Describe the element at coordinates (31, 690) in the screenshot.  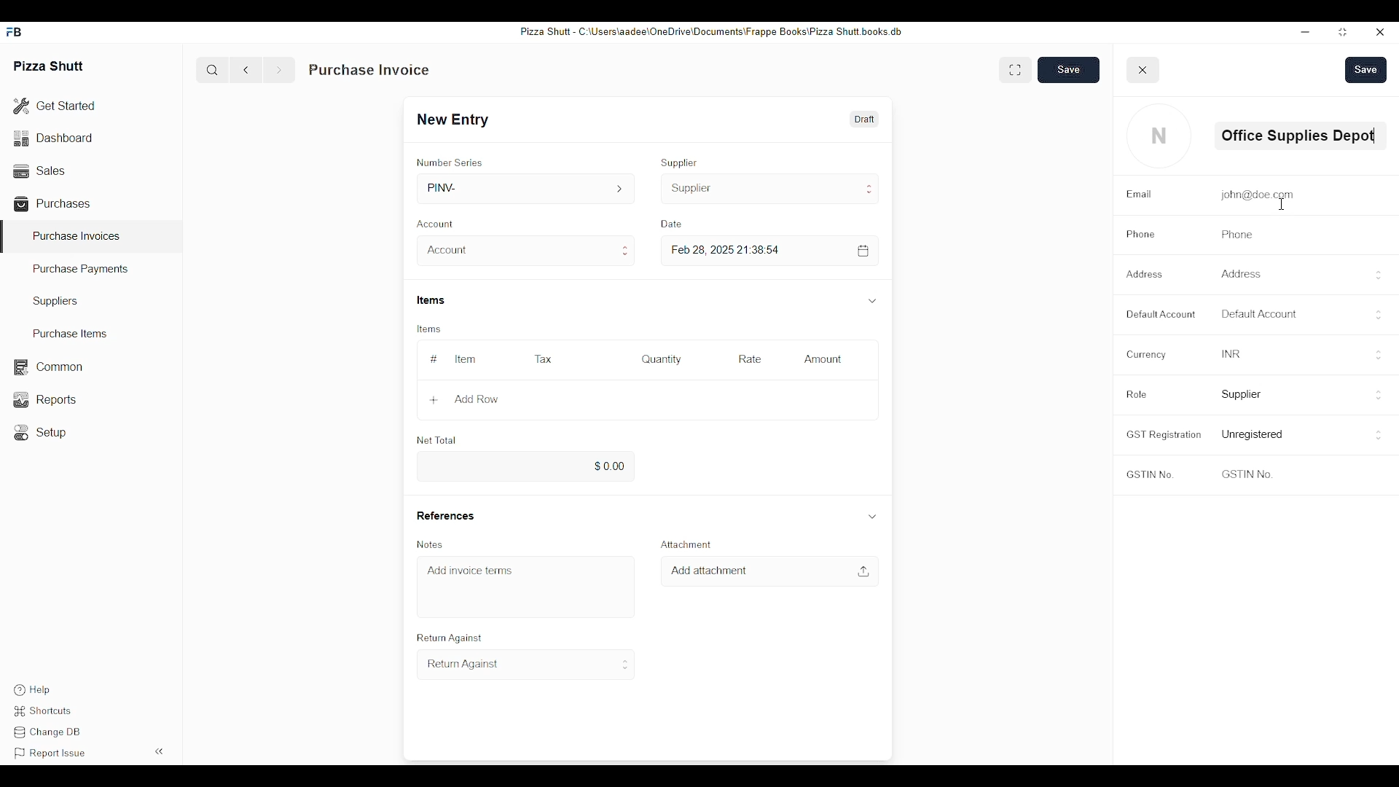
I see `Help` at that location.